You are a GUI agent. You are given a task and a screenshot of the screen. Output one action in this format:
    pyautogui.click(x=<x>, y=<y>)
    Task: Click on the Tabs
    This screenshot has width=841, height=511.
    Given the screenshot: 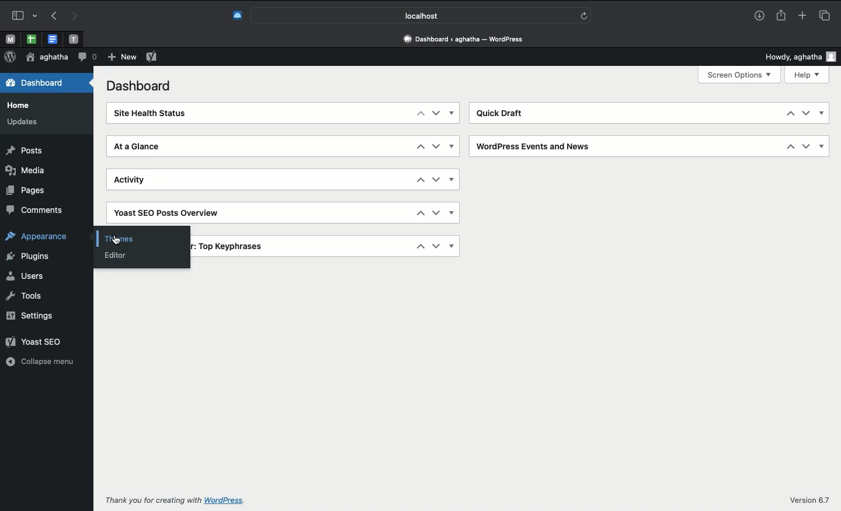 What is the action you would take?
    pyautogui.click(x=824, y=15)
    